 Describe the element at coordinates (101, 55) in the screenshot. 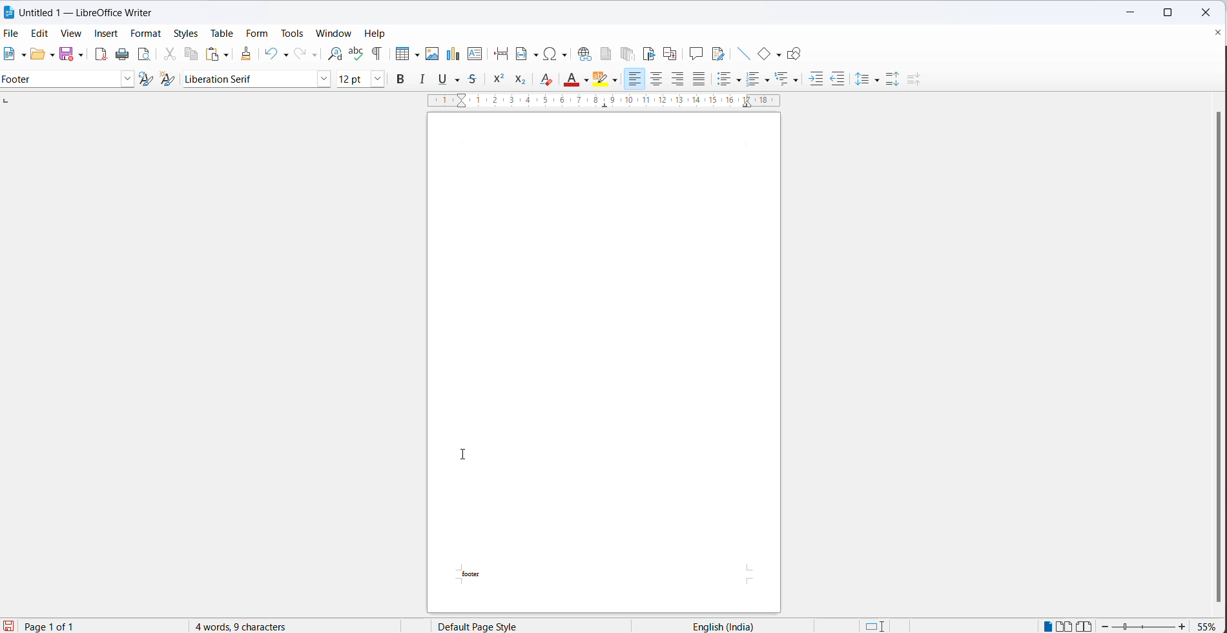

I see `export as pdf` at that location.